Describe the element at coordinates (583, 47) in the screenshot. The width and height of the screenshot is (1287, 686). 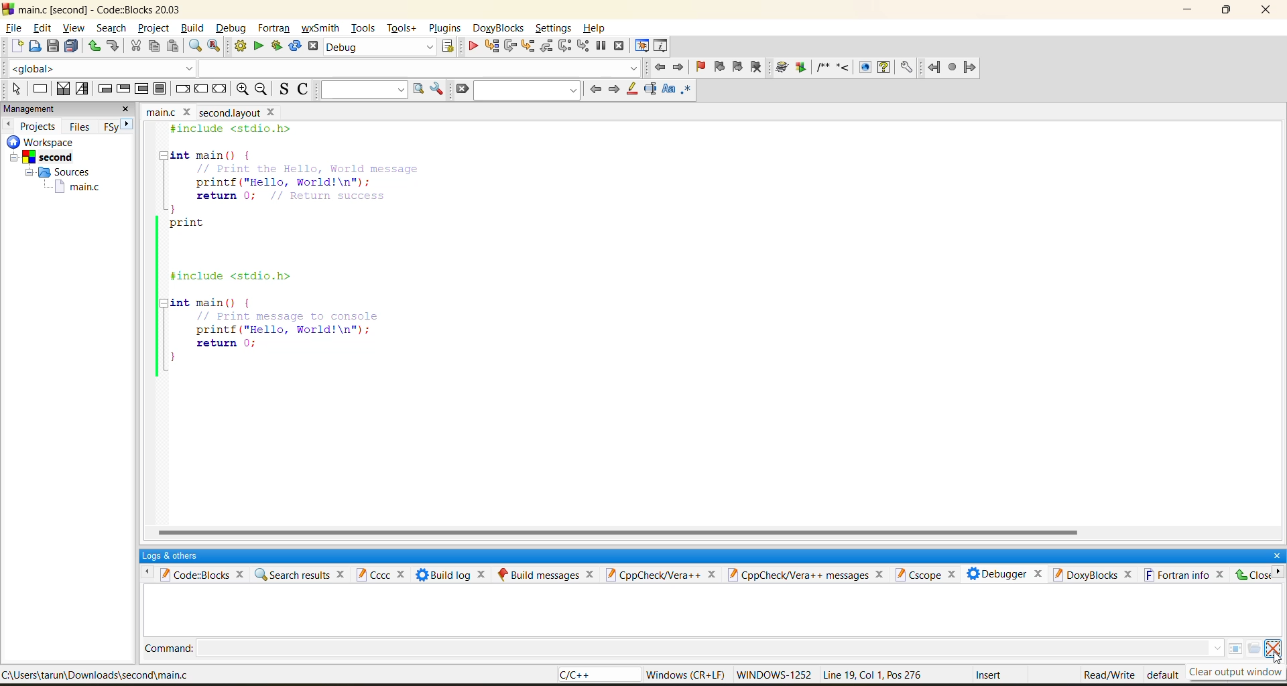
I see `step into instruction` at that location.